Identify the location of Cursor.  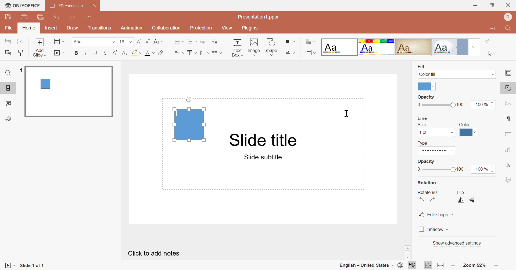
(347, 113).